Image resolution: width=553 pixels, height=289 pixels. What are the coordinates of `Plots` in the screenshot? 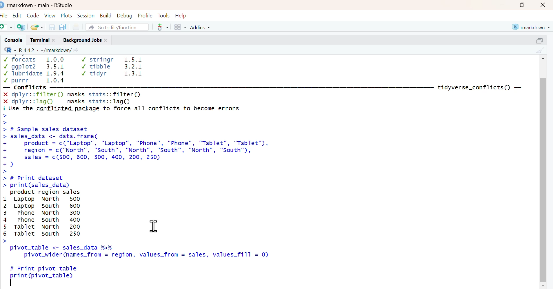 It's located at (67, 15).